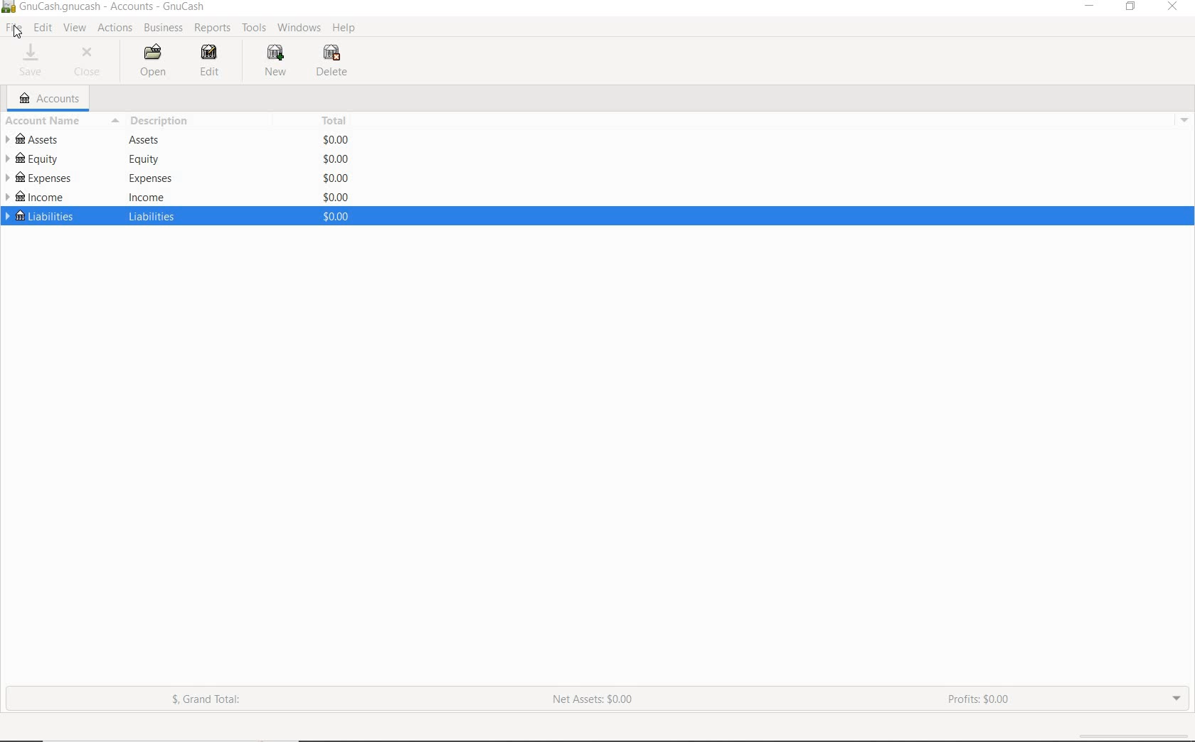 This screenshot has width=1195, height=742. Describe the element at coordinates (39, 218) in the screenshot. I see `LIABILITIES` at that location.